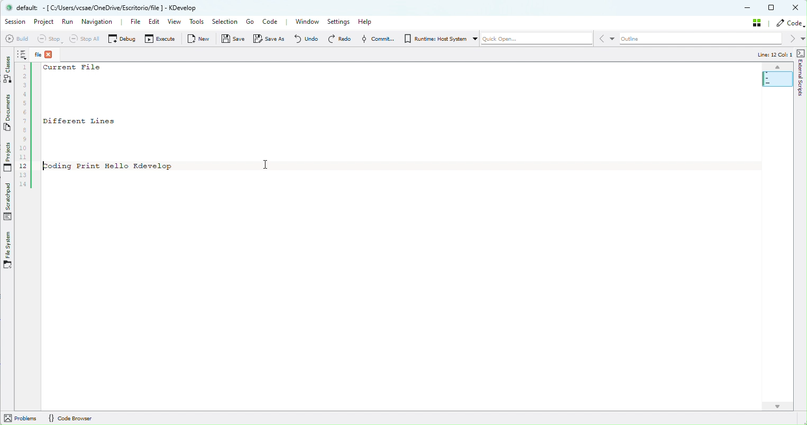  What do you see at coordinates (430, 40) in the screenshot?
I see `Runtime` at bounding box center [430, 40].